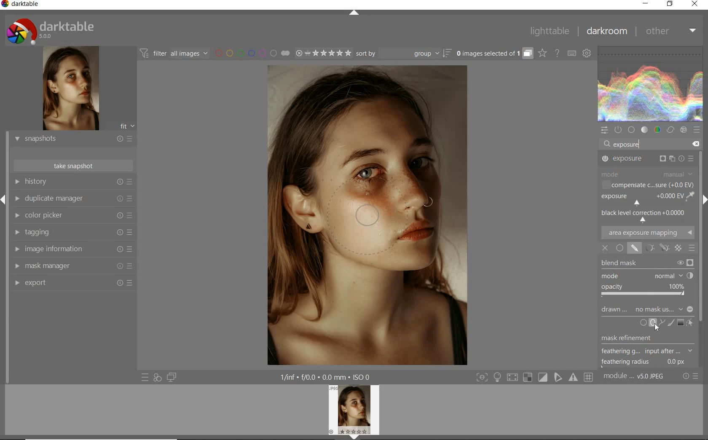  Describe the element at coordinates (618, 130) in the screenshot. I see `show only active modules` at that location.